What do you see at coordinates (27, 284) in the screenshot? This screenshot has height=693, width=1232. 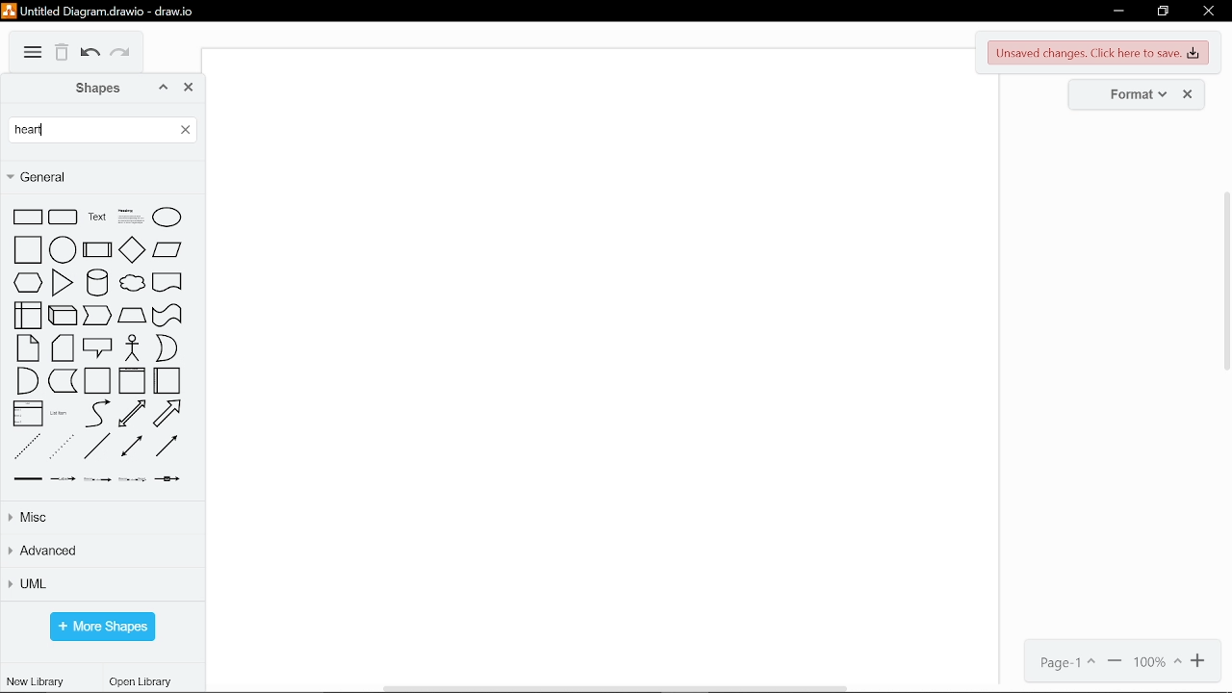 I see `hexagon` at bounding box center [27, 284].